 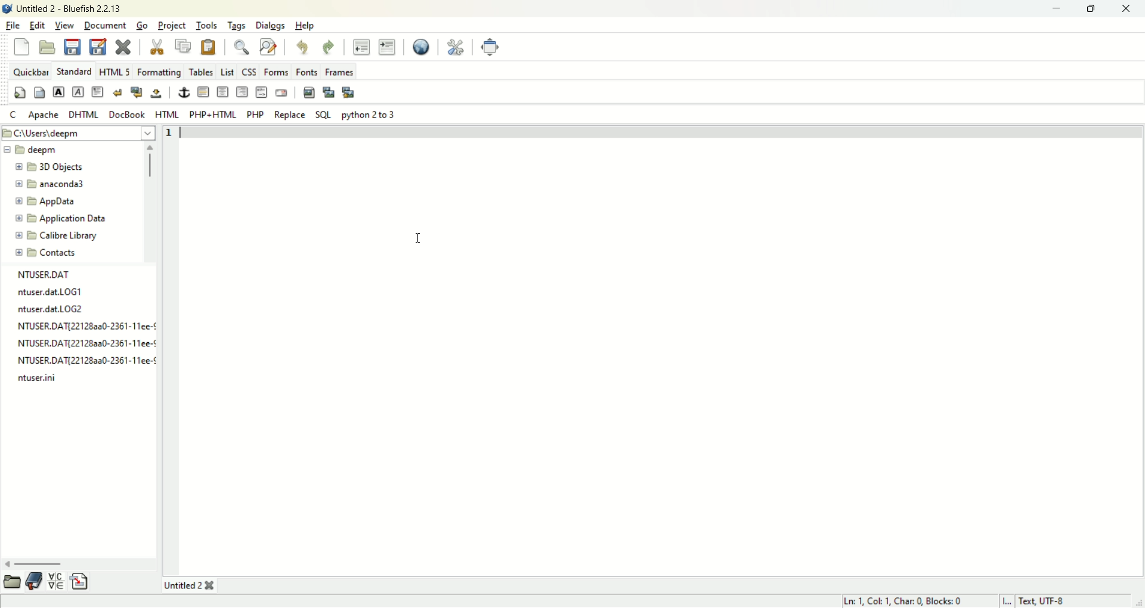 I want to click on File Explorer Panel, so click(x=83, y=326).